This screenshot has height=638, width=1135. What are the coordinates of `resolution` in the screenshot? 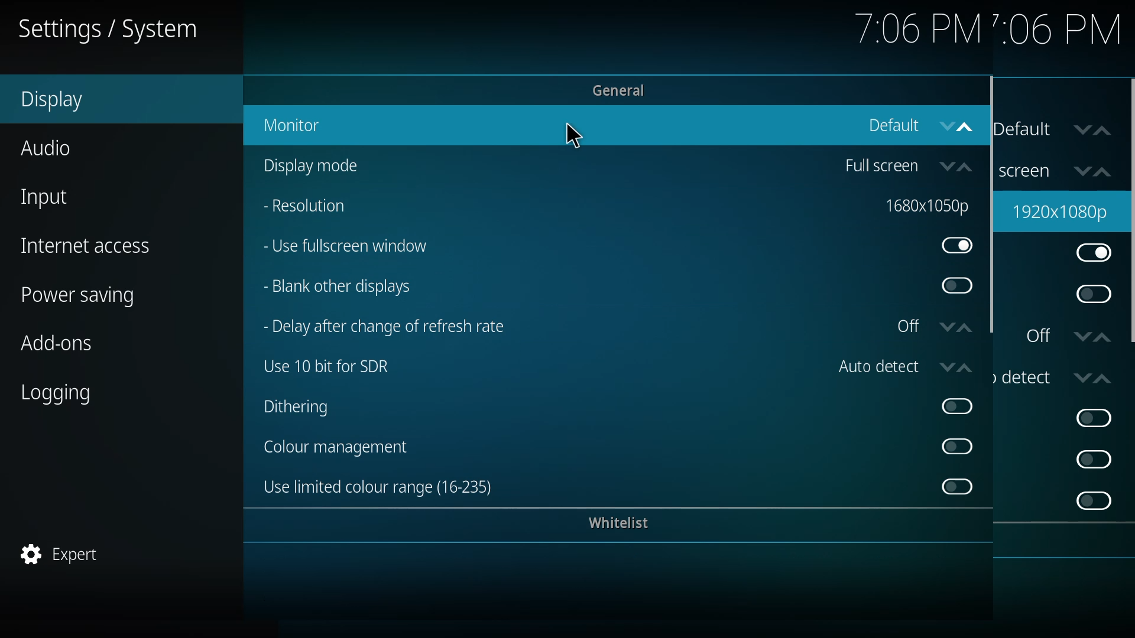 It's located at (317, 207).